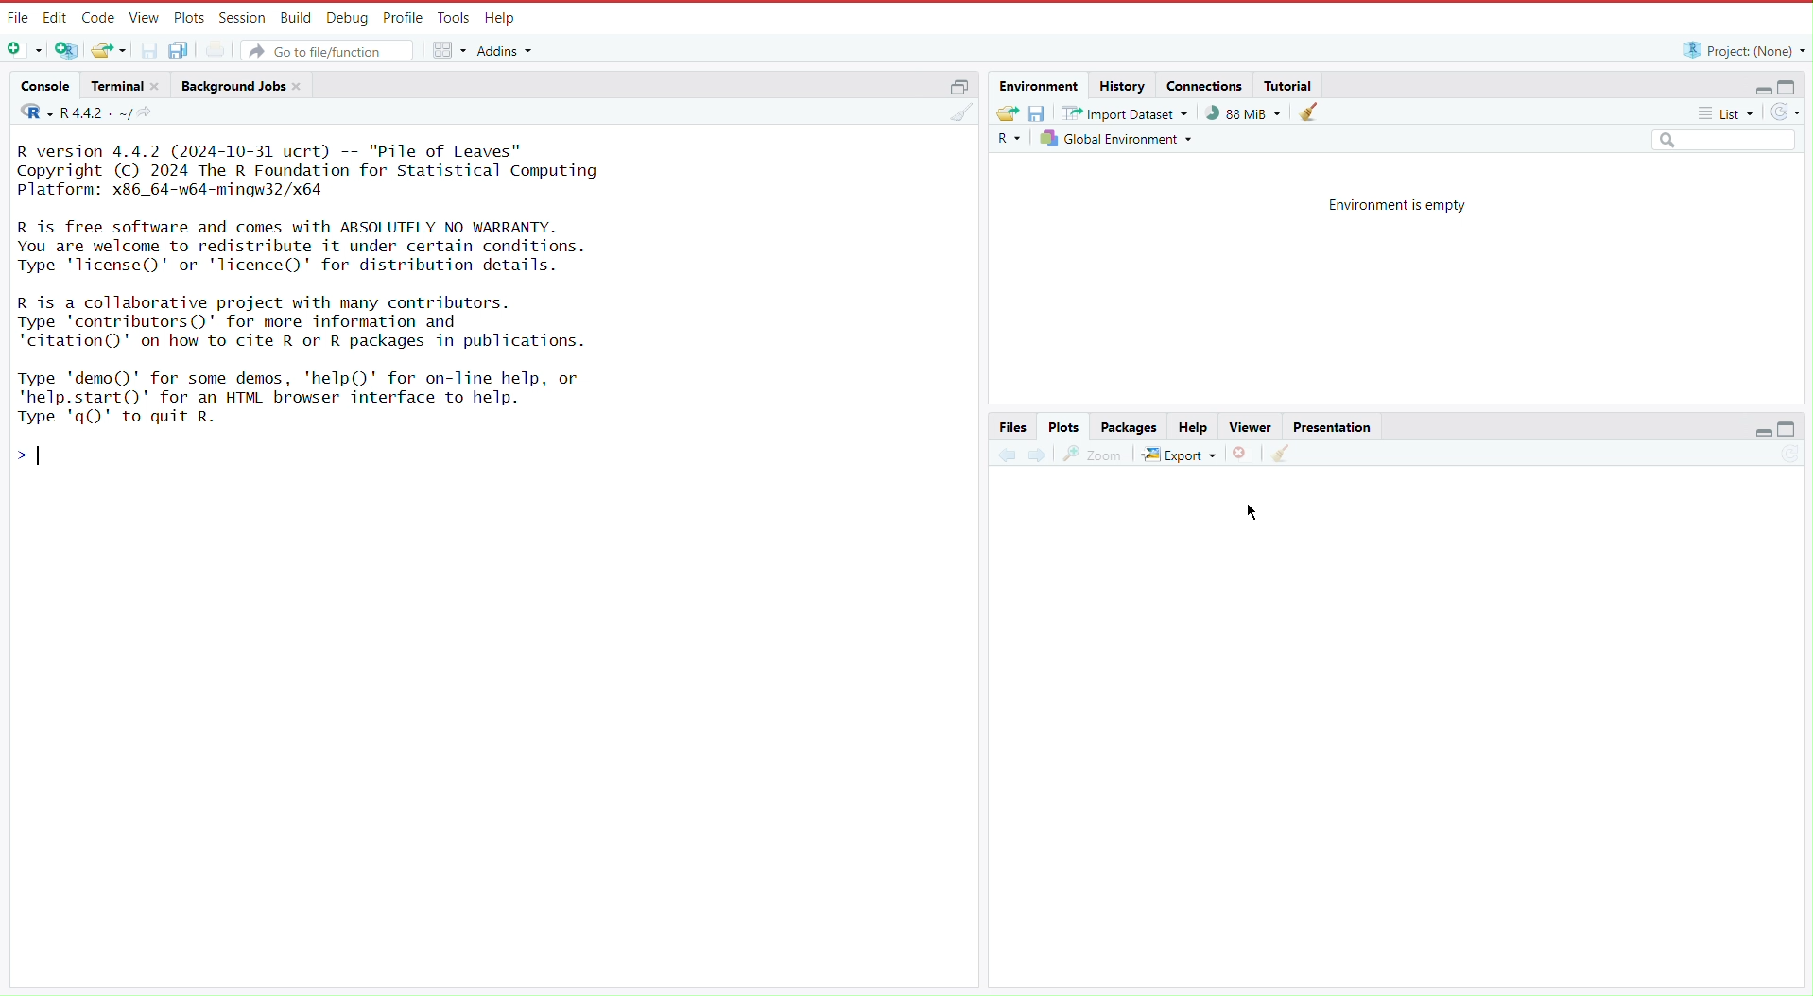  I want to click on Console, so click(45, 88).